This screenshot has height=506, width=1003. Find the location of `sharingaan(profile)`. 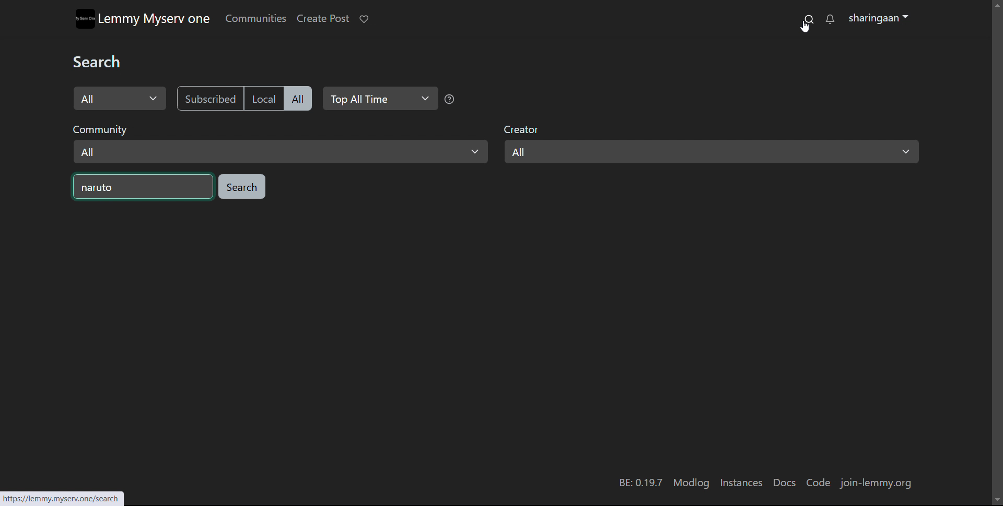

sharingaan(profile) is located at coordinates (880, 18).